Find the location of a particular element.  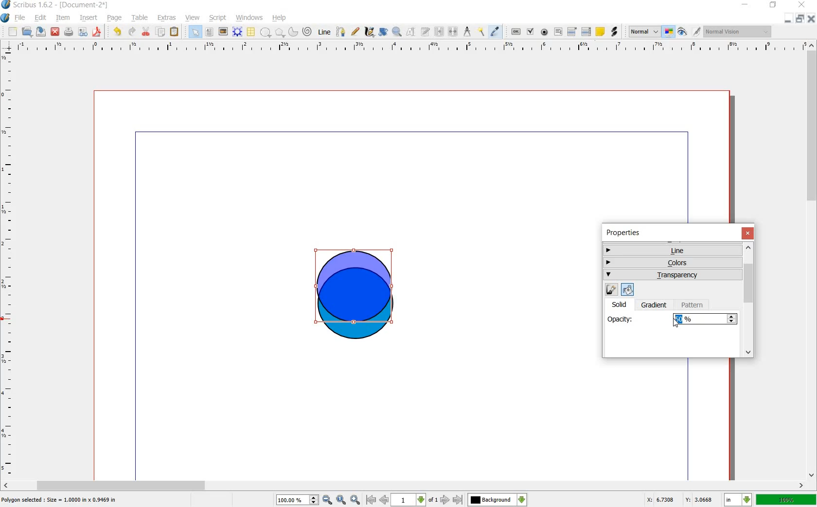

line is located at coordinates (671, 250).